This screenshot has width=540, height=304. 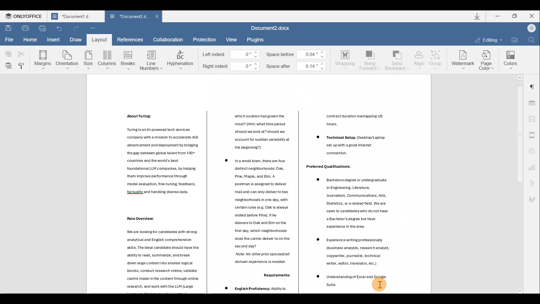 What do you see at coordinates (151, 60) in the screenshot?
I see `Line numbers` at bounding box center [151, 60].